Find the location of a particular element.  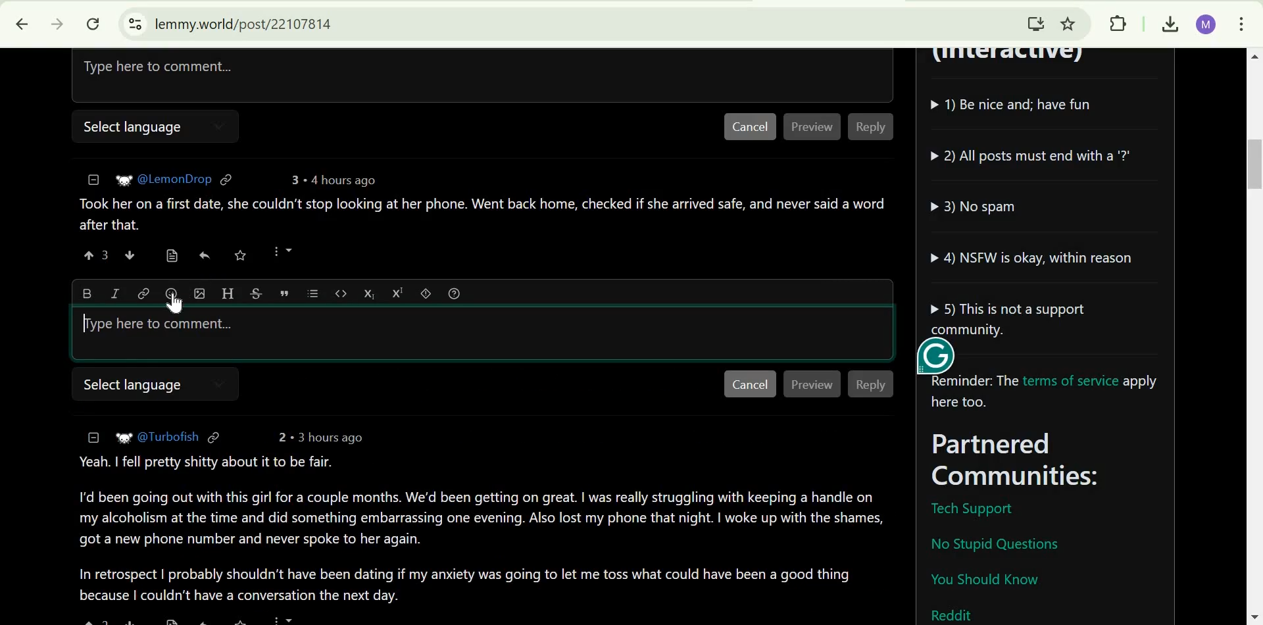

Parterned Communities is located at coordinates (1051, 461).